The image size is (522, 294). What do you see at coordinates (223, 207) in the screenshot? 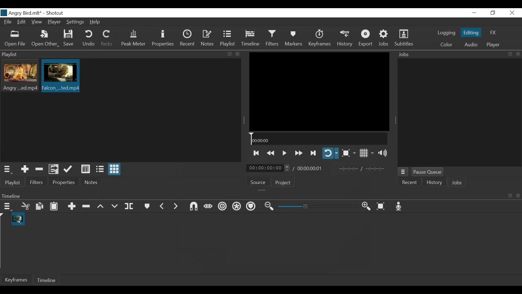
I see `Ripple` at bounding box center [223, 207].